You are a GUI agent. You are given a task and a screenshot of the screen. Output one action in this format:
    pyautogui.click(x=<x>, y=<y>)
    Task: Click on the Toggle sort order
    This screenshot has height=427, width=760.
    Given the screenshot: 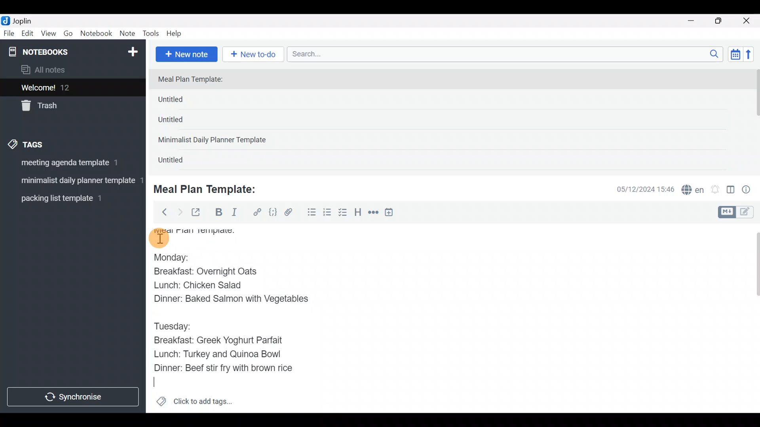 What is the action you would take?
    pyautogui.click(x=735, y=55)
    